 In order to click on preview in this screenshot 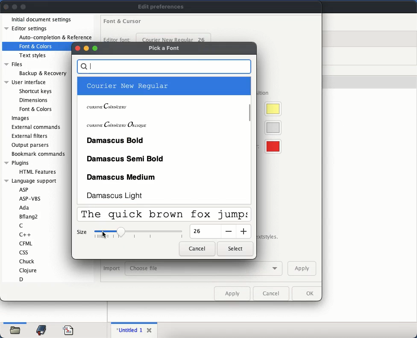, I will do `click(164, 215)`.